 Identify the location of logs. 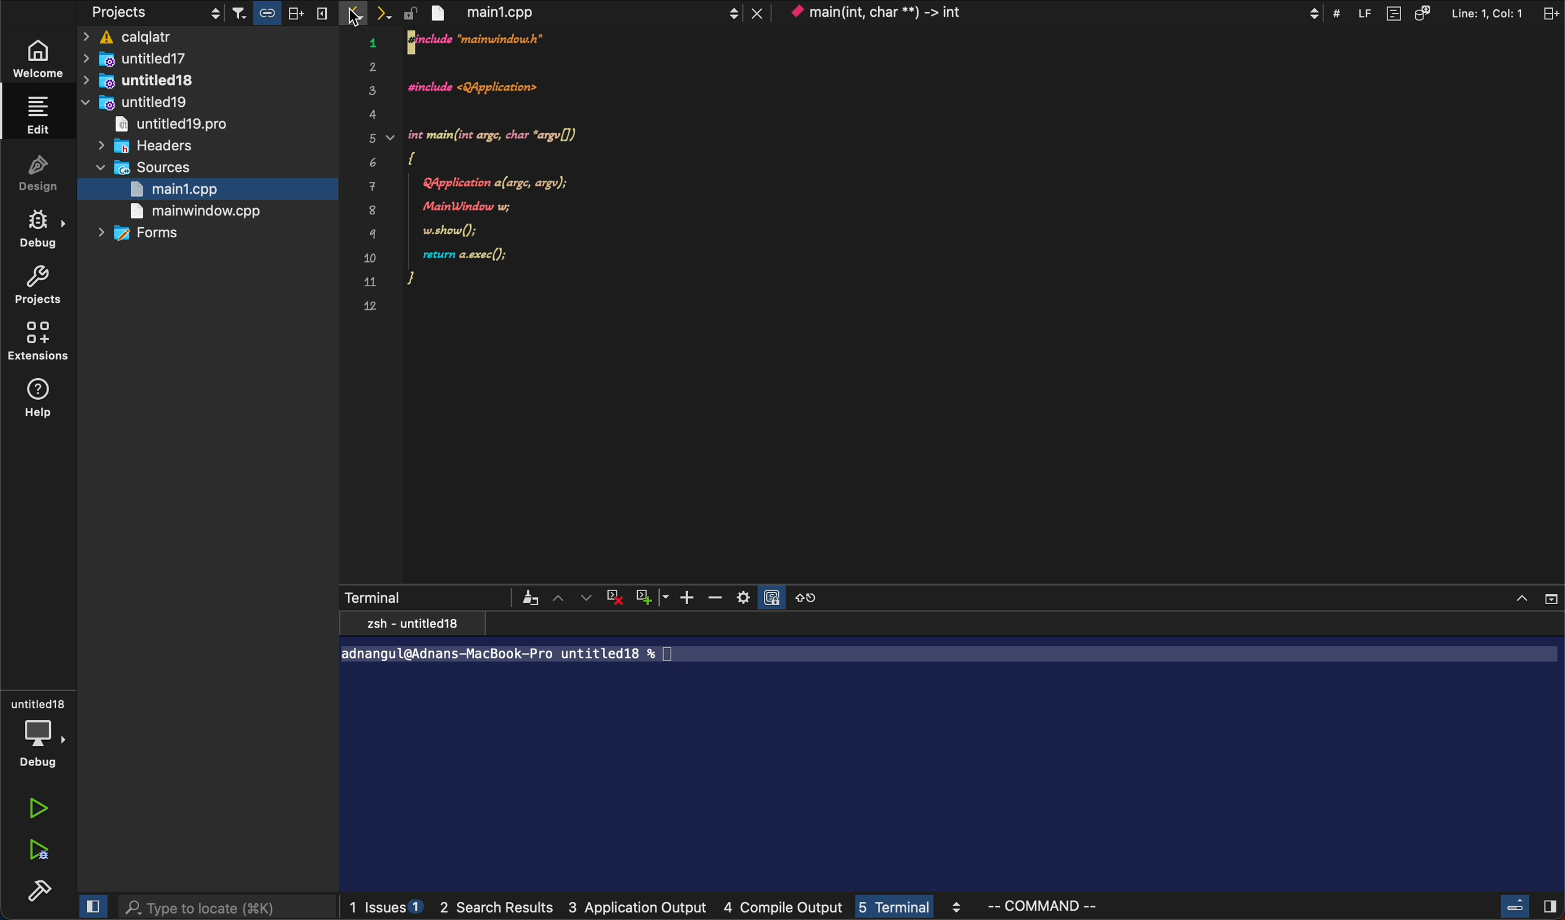
(725, 910).